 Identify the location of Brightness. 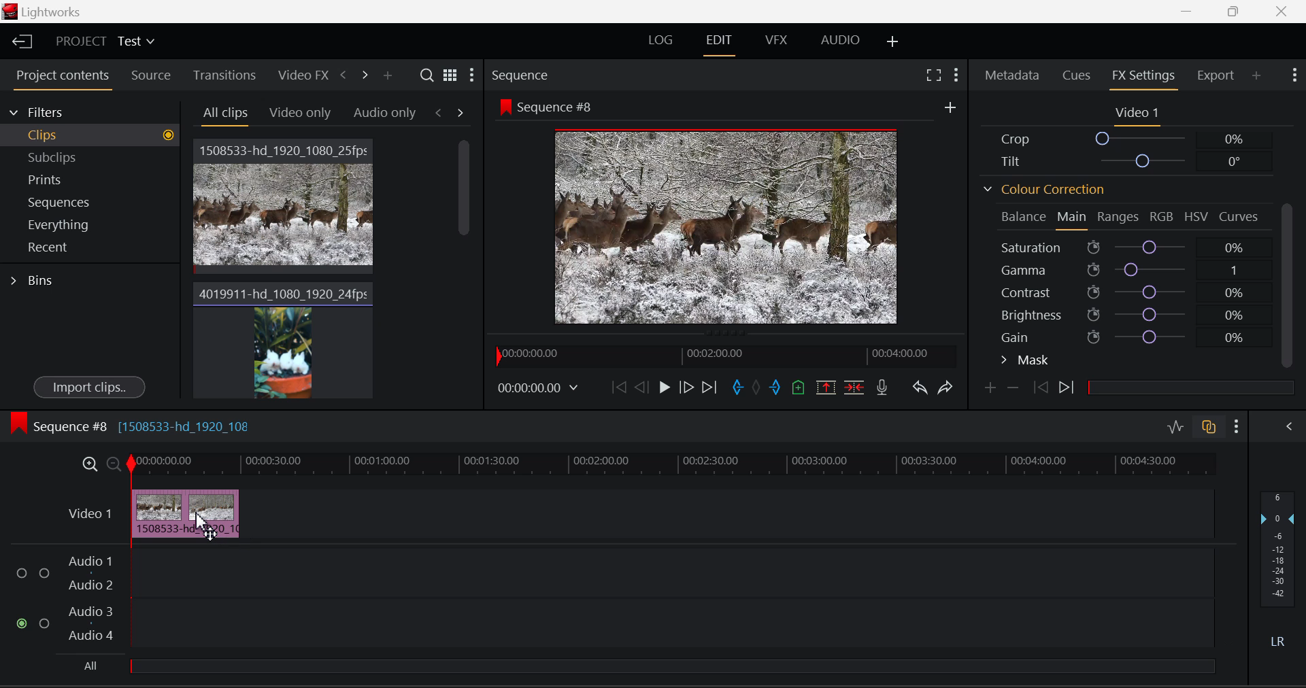
(1129, 317).